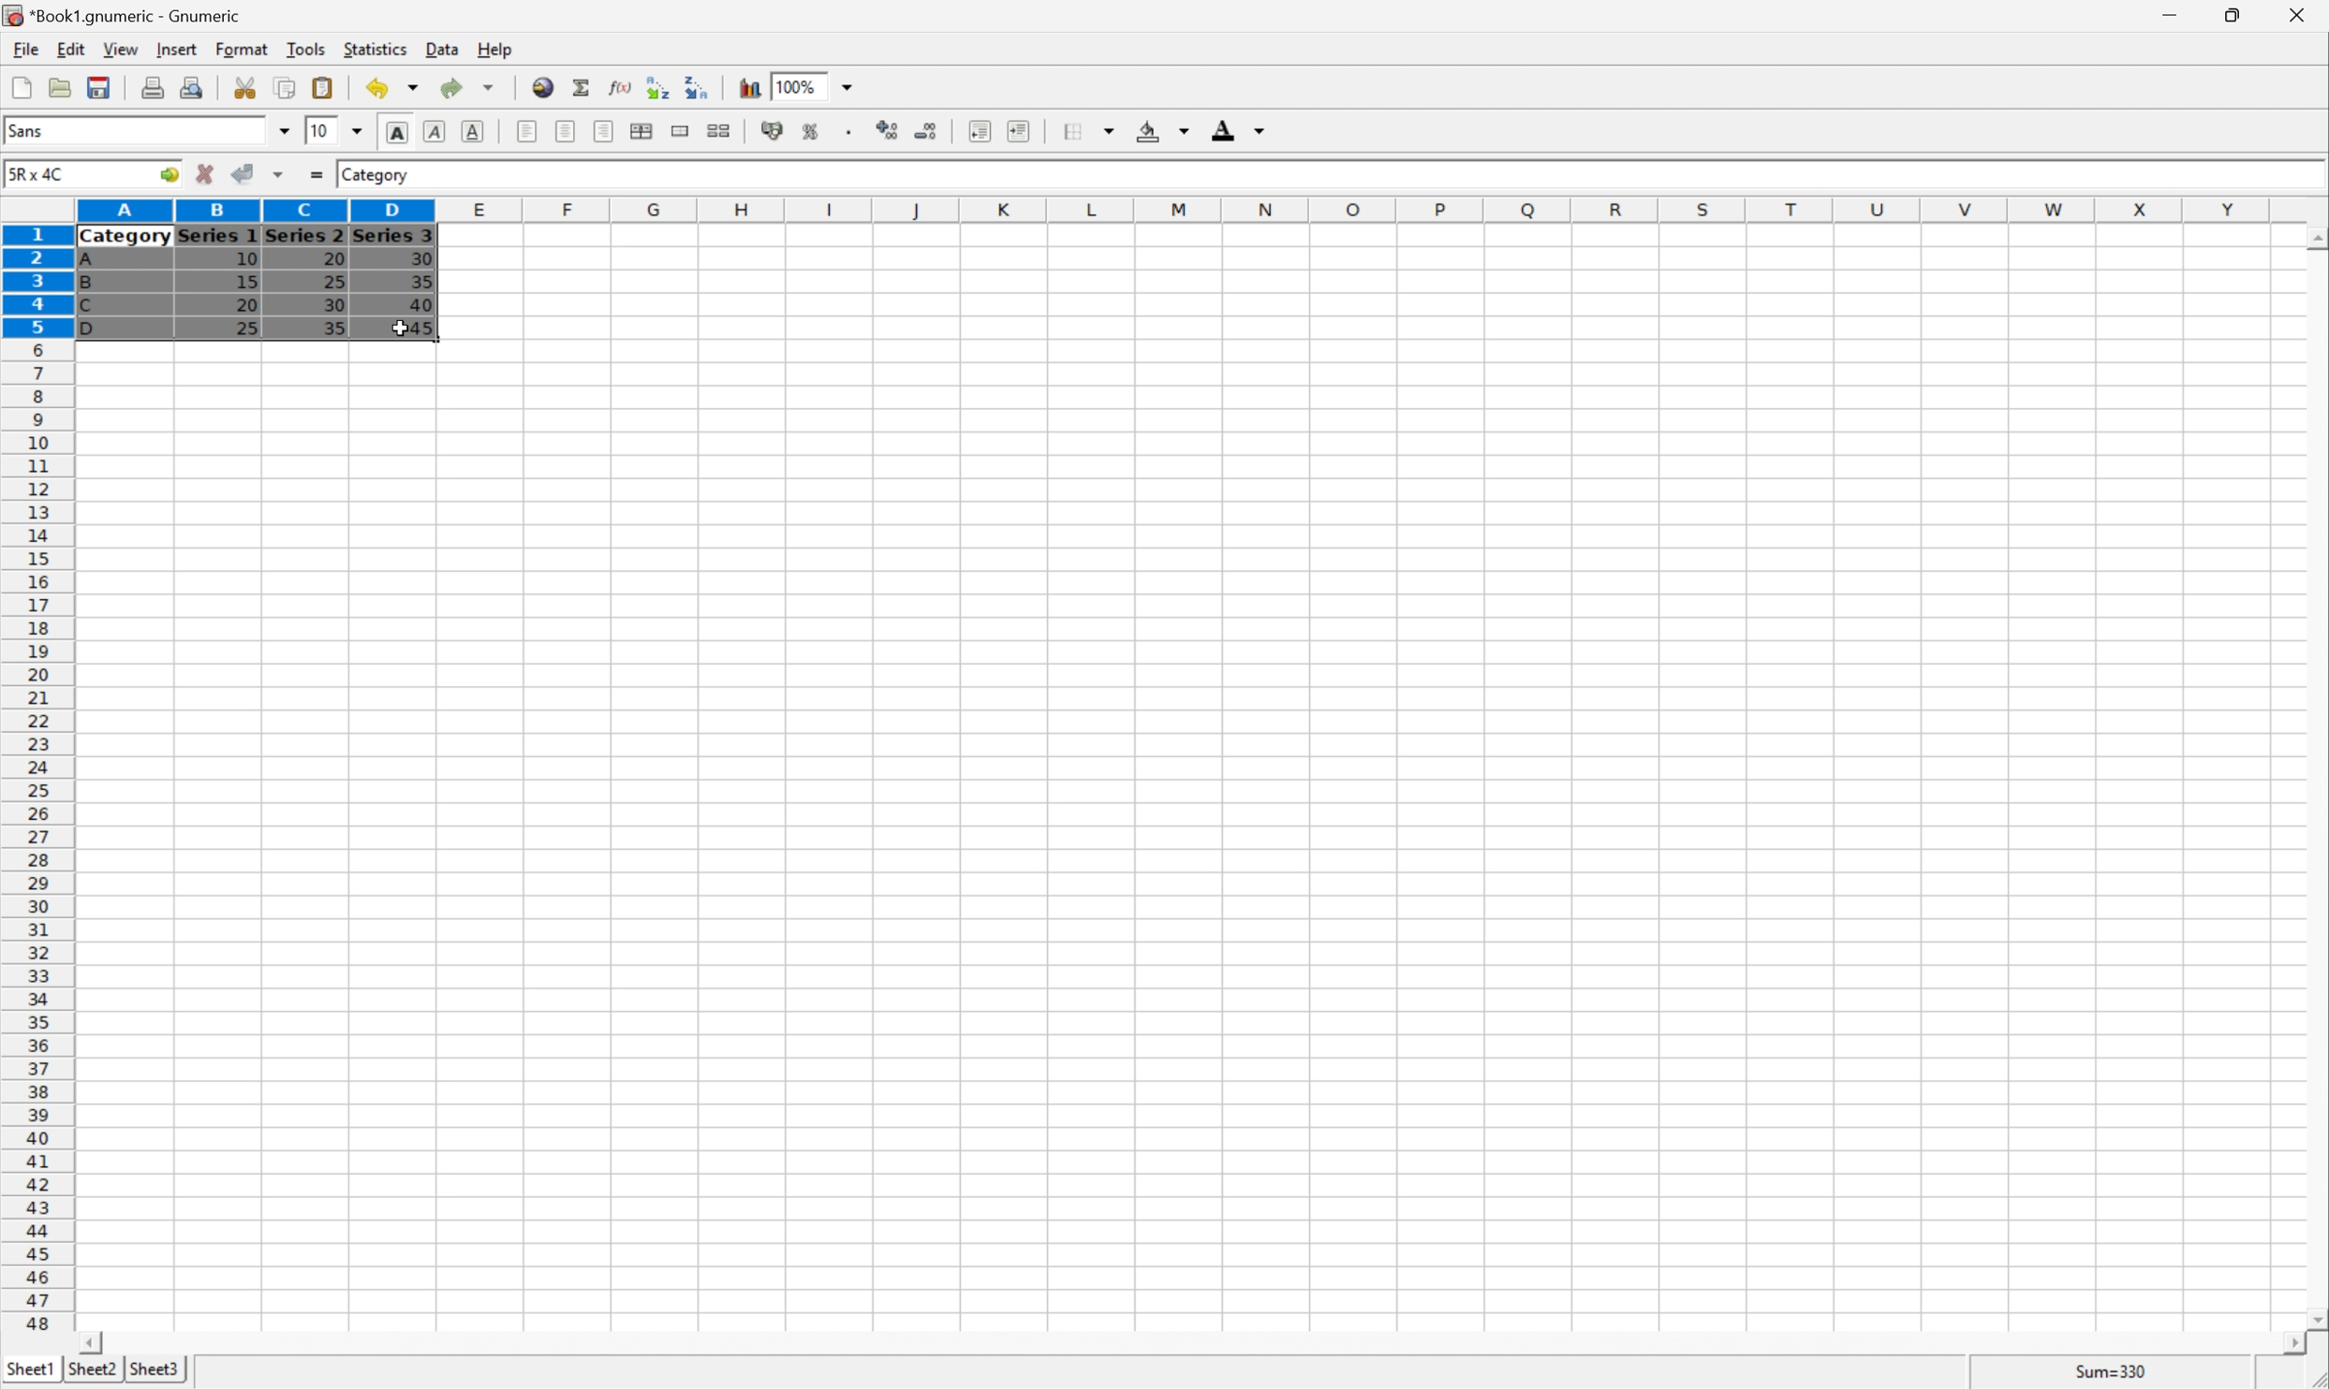  I want to click on Decrease indent, and align the contents to the left, so click(979, 131).